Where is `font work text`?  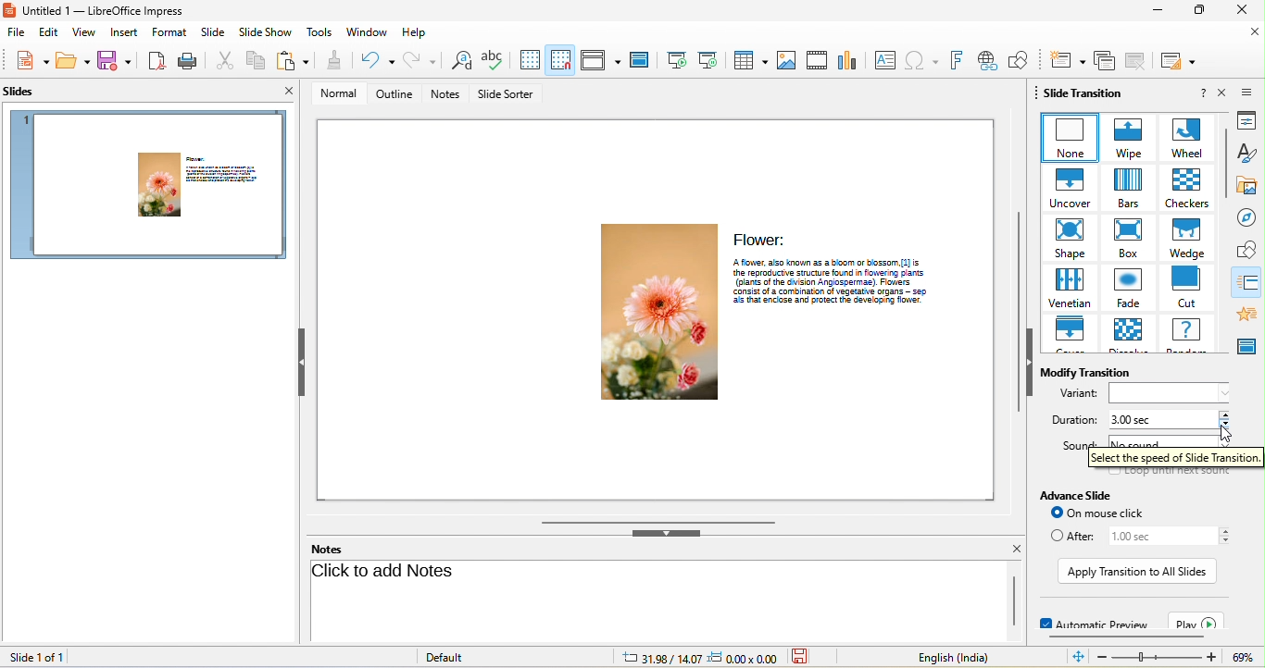
font work text is located at coordinates (958, 59).